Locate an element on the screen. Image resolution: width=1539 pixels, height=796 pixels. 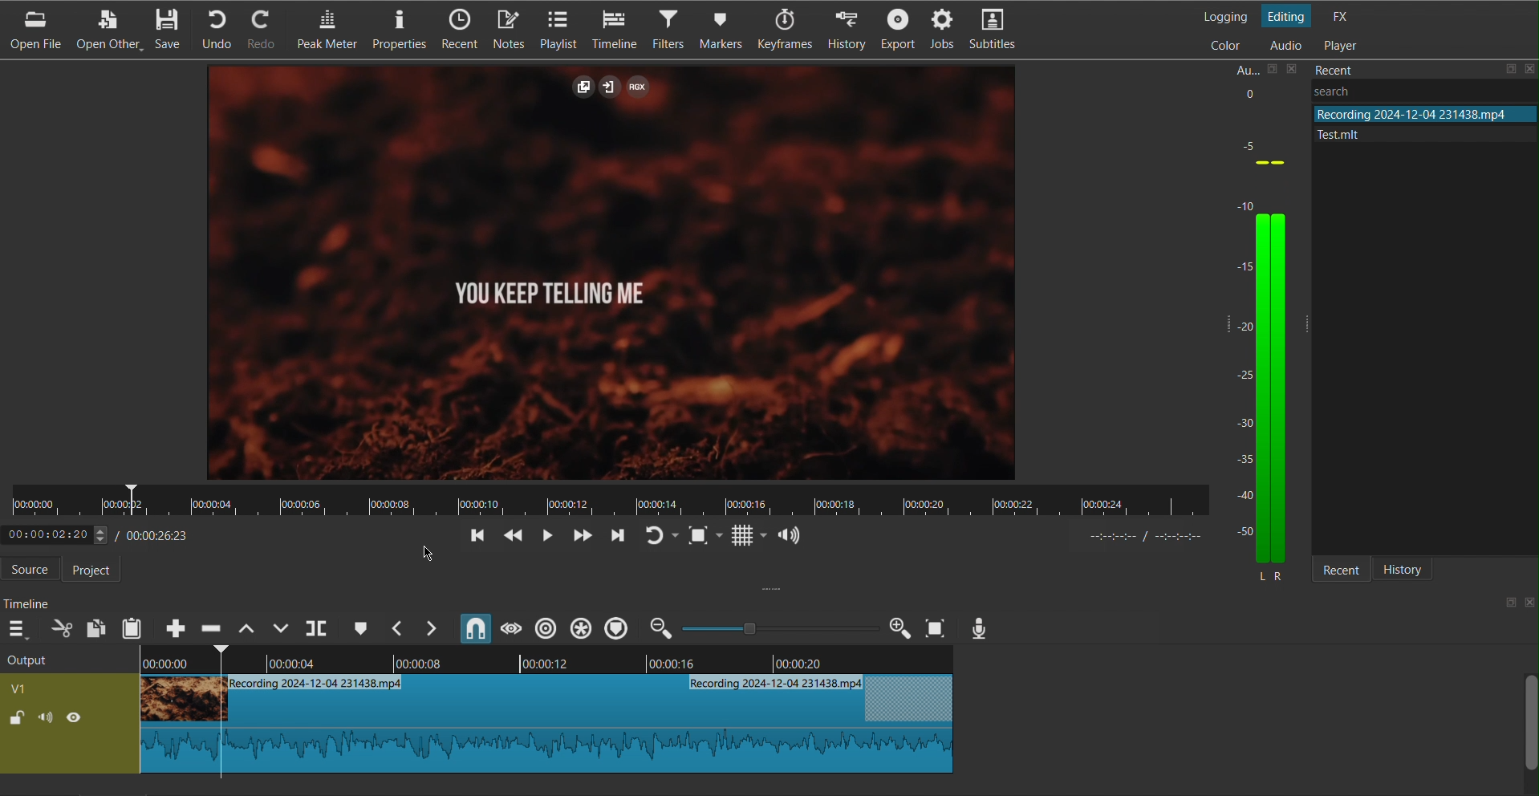
Remaining Clip is located at coordinates (597, 724).